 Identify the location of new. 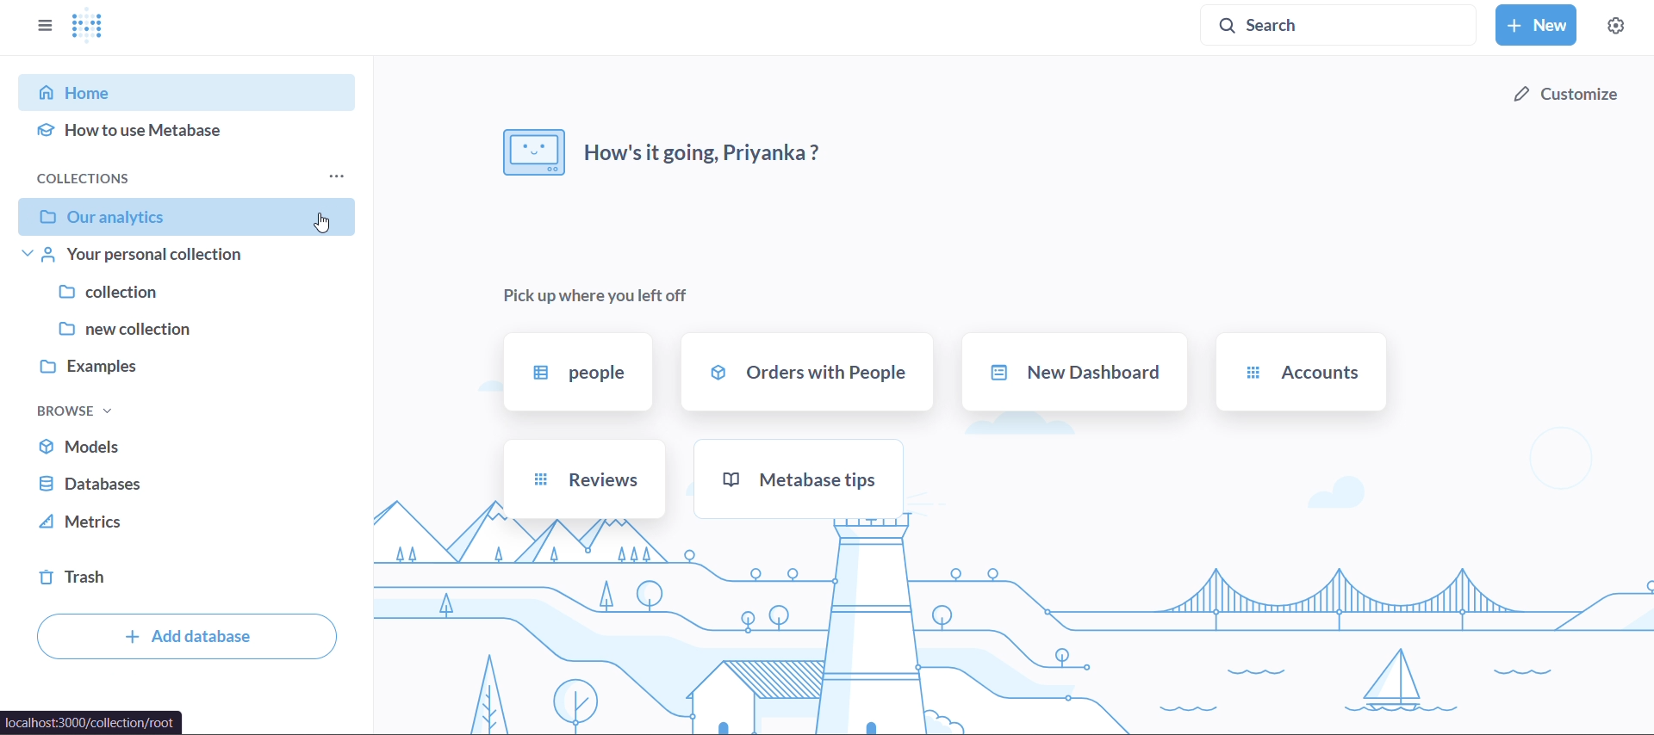
(1538, 24).